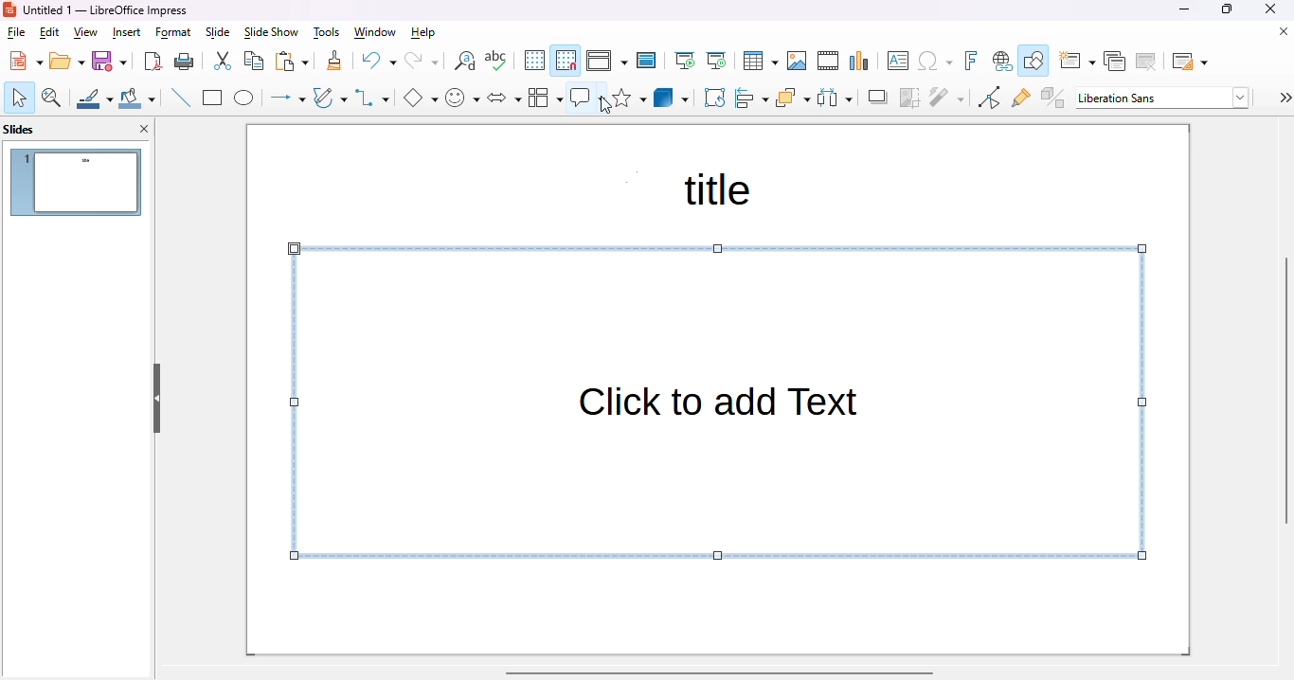 This screenshot has width=1294, height=680. Describe the element at coordinates (1053, 97) in the screenshot. I see `toggle extrusion` at that location.